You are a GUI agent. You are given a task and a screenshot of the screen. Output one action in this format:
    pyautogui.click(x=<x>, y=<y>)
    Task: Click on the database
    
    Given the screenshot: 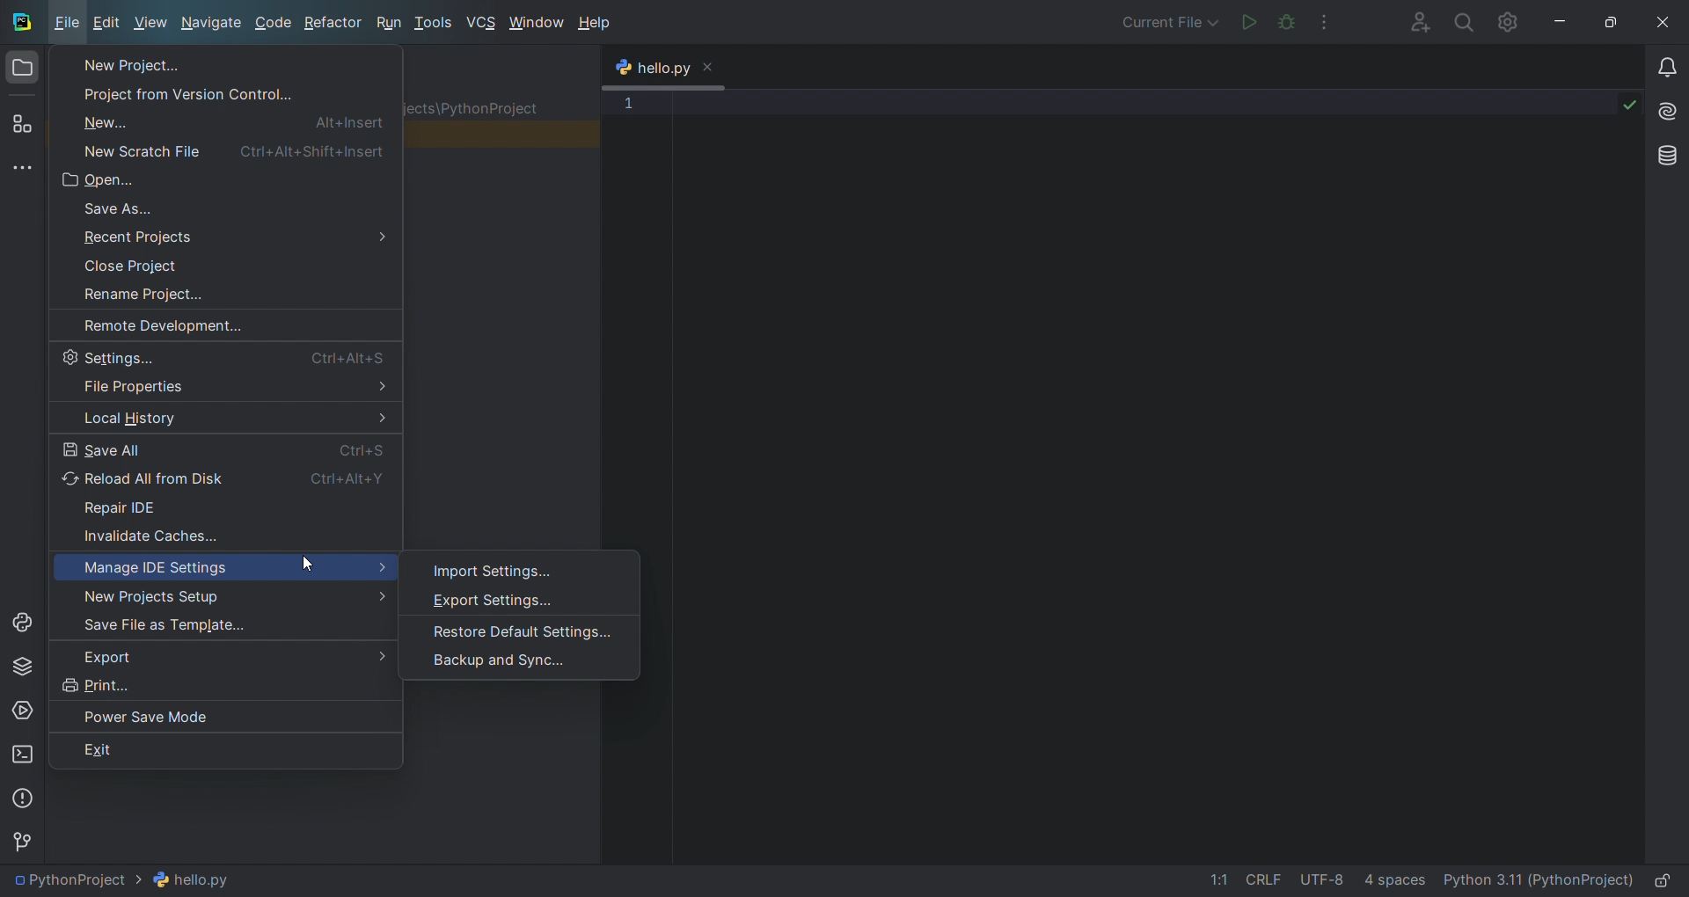 What is the action you would take?
    pyautogui.click(x=1668, y=156)
    